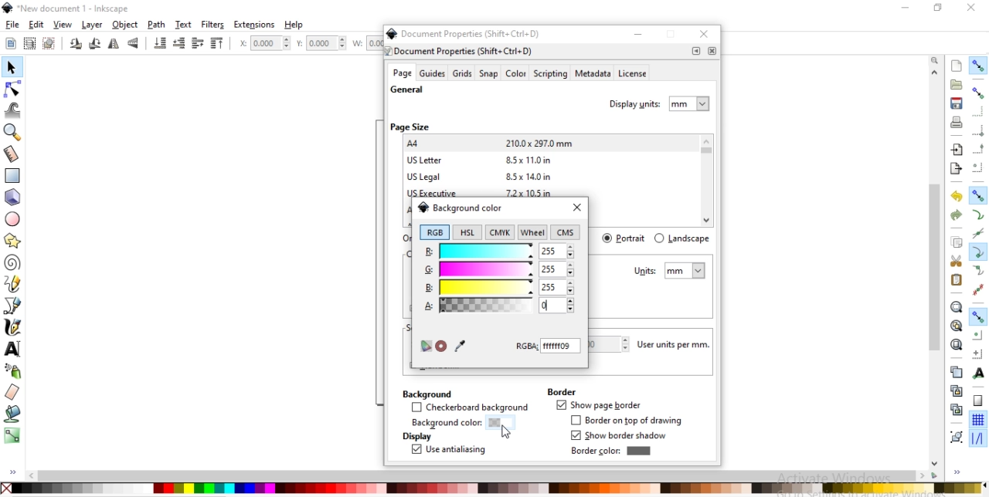 This screenshot has height=497, width=989. What do you see at coordinates (706, 35) in the screenshot?
I see `close` at bounding box center [706, 35].